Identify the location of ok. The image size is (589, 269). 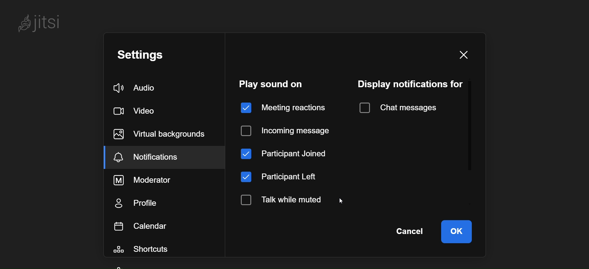
(456, 232).